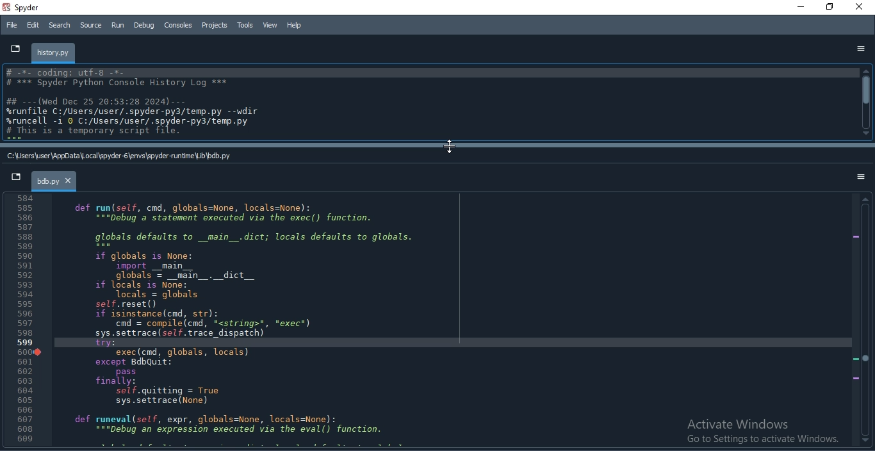 This screenshot has height=451, width=875. Describe the element at coordinates (429, 103) in the screenshot. I see `Adjusted window` at that location.